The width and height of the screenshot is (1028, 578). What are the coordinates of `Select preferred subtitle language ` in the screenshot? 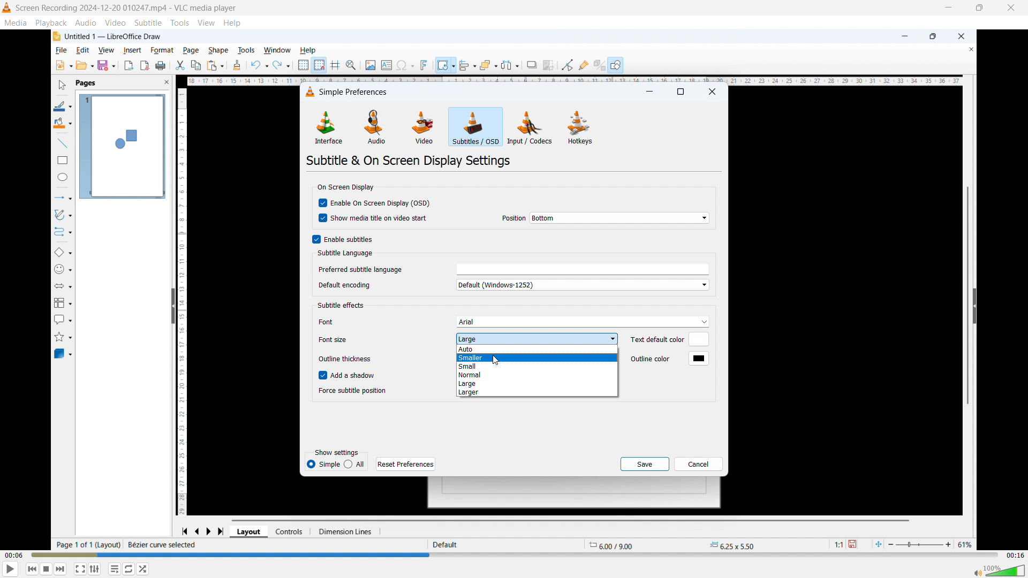 It's located at (583, 269).